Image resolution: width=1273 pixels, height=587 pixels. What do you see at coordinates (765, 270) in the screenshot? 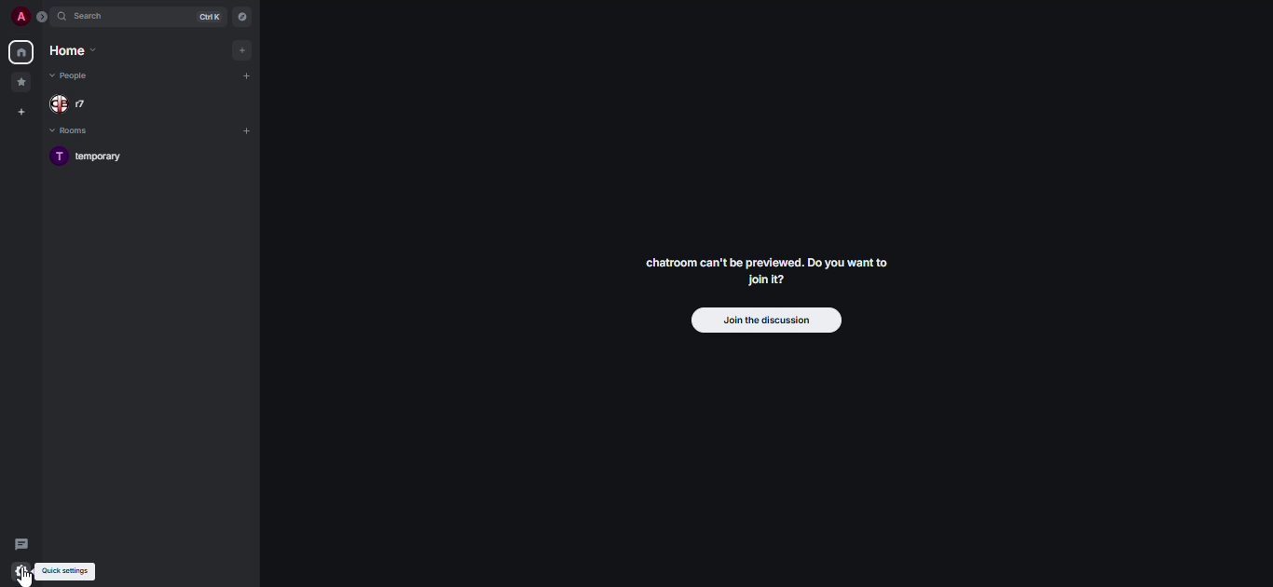
I see `chatroom can't be previewed. Join it?` at bounding box center [765, 270].